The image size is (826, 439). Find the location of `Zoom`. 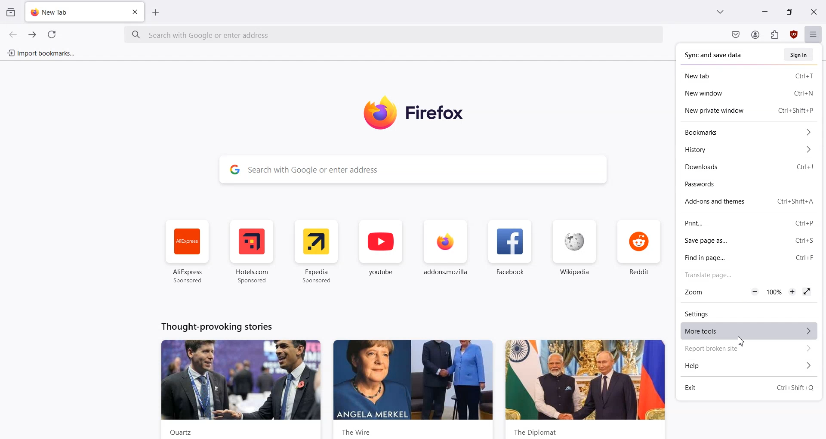

Zoom is located at coordinates (703, 292).